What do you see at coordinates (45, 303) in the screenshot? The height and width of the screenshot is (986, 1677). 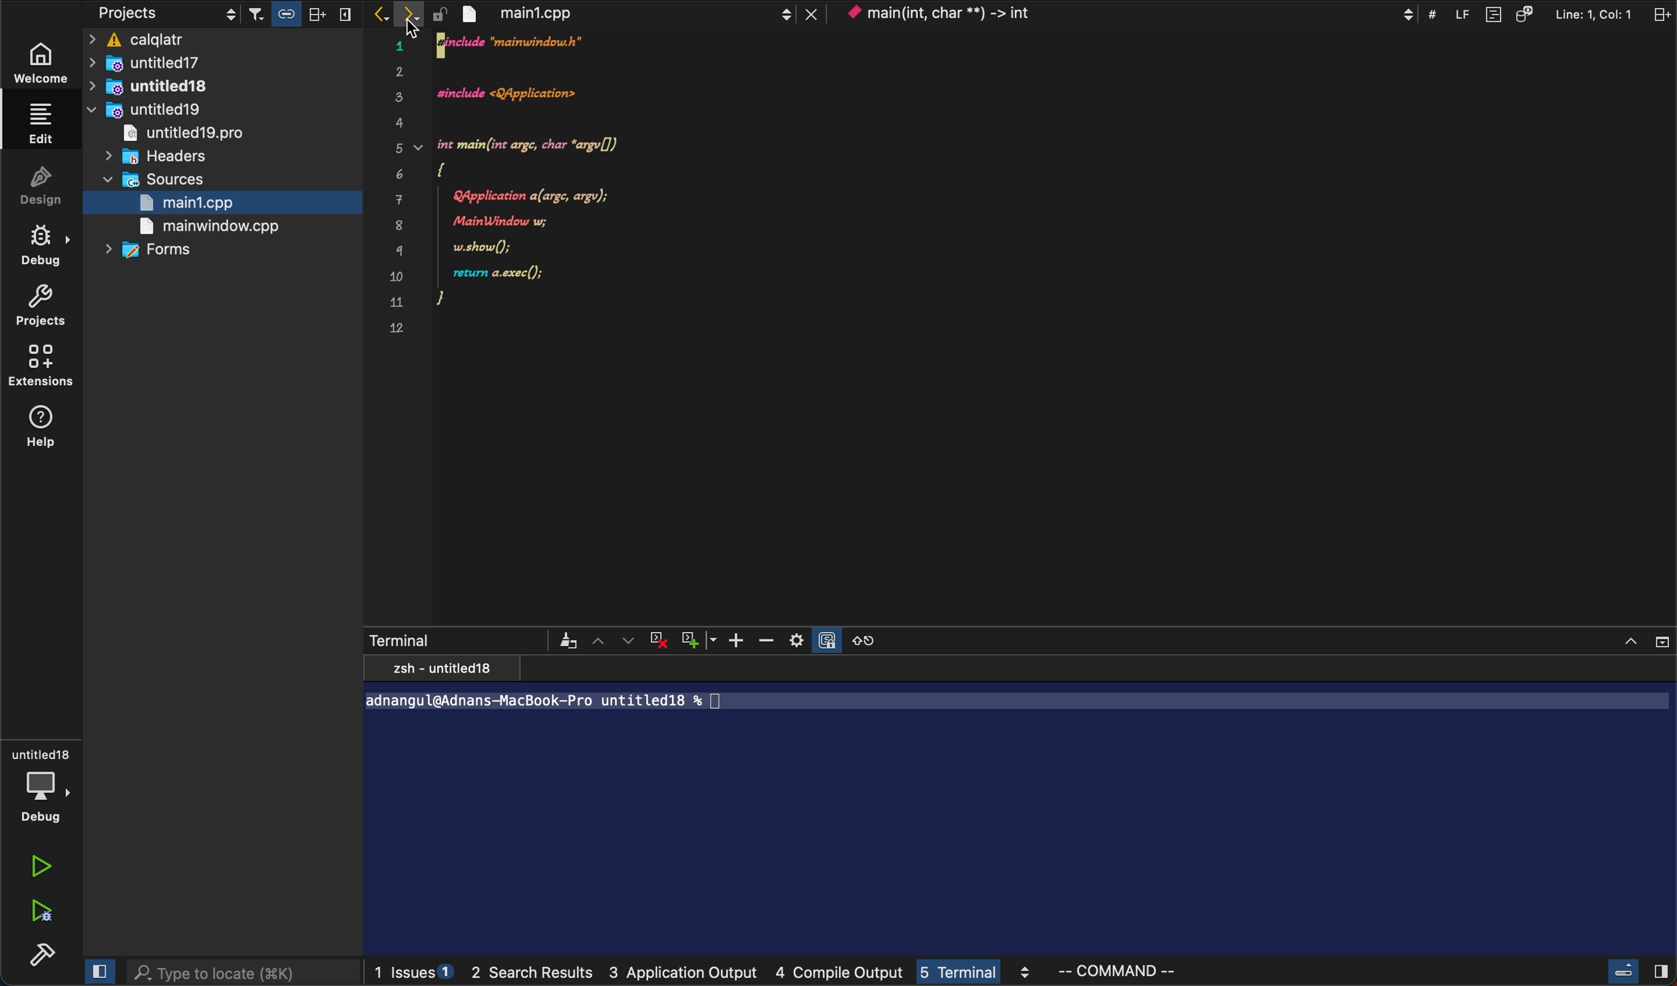 I see `projects` at bounding box center [45, 303].